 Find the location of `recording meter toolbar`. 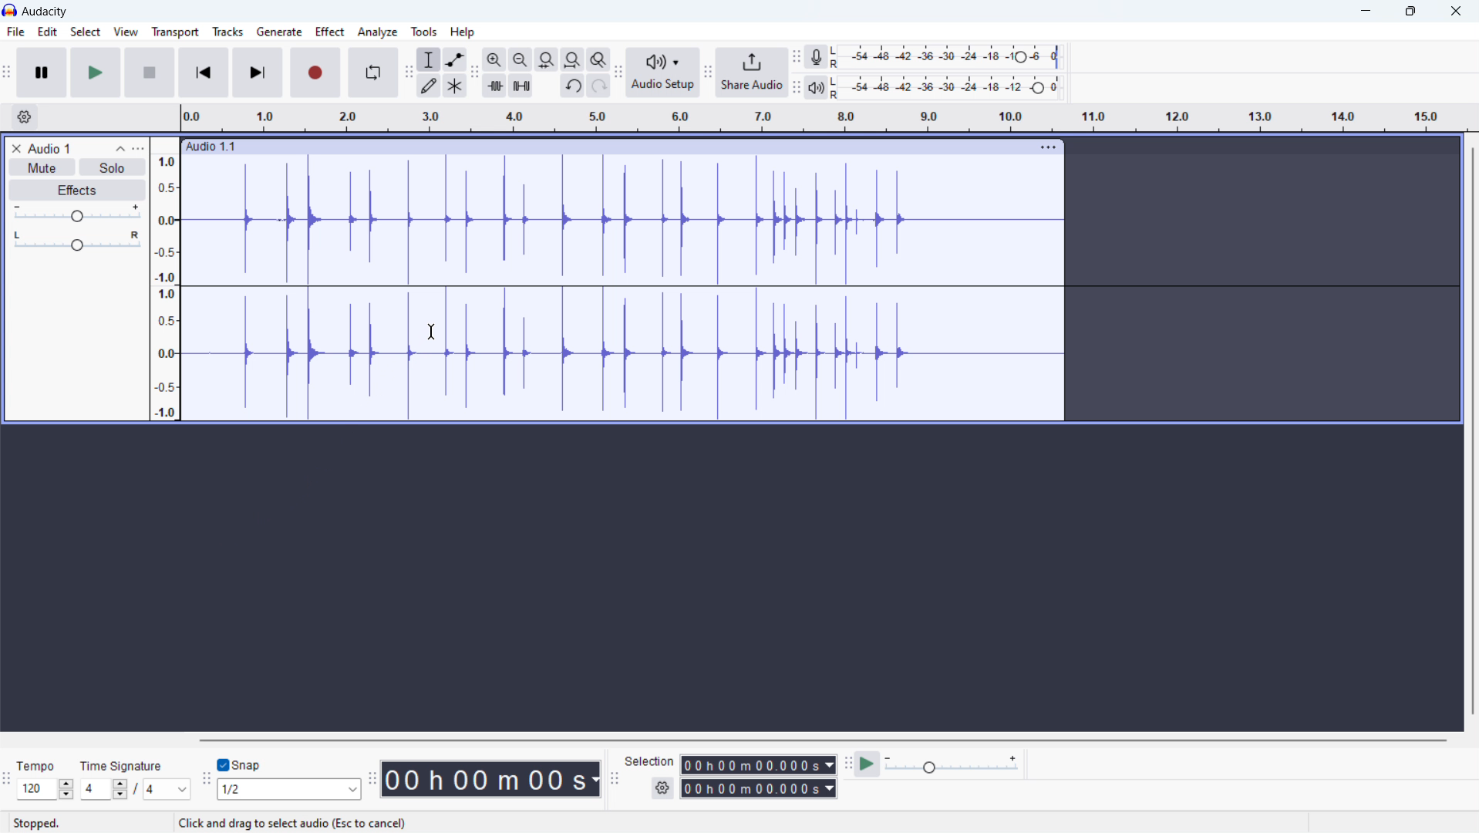

recording meter toolbar is located at coordinates (797, 57).